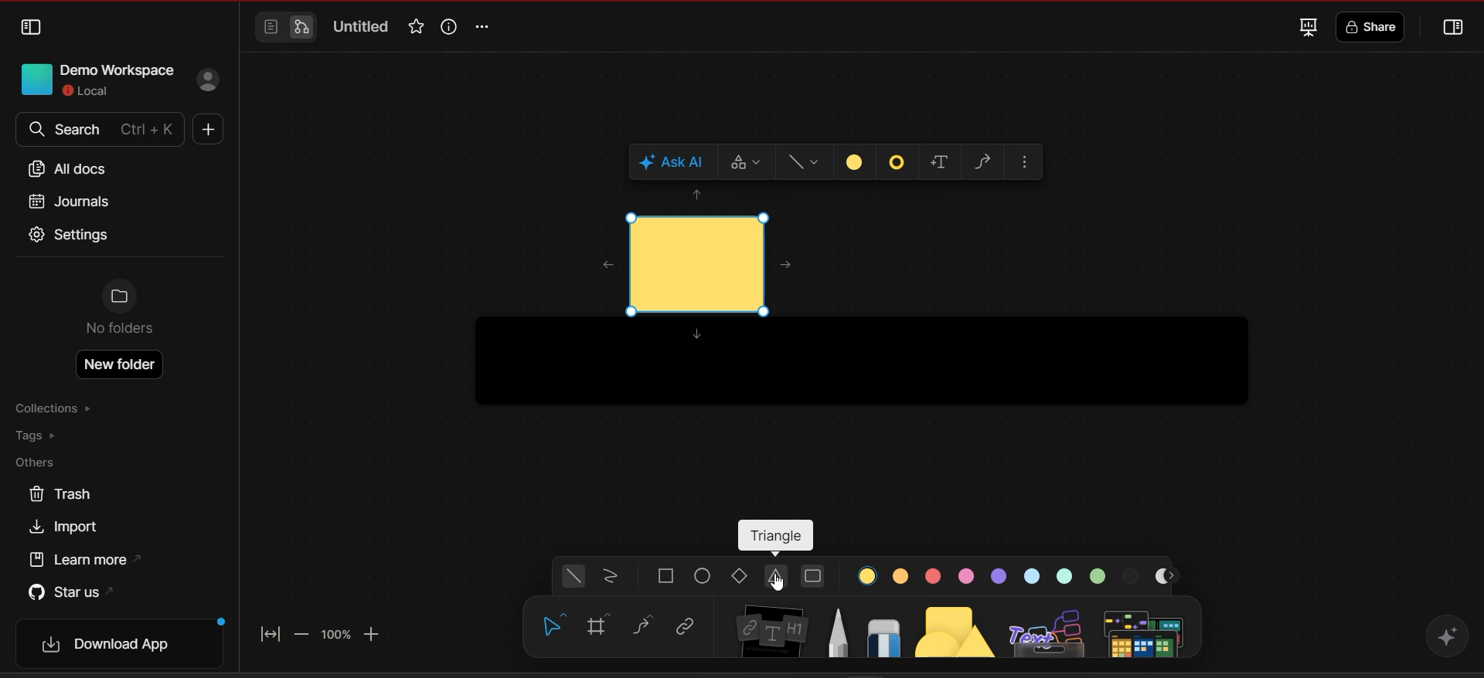 The width and height of the screenshot is (1484, 678). Describe the element at coordinates (838, 631) in the screenshot. I see `pen` at that location.